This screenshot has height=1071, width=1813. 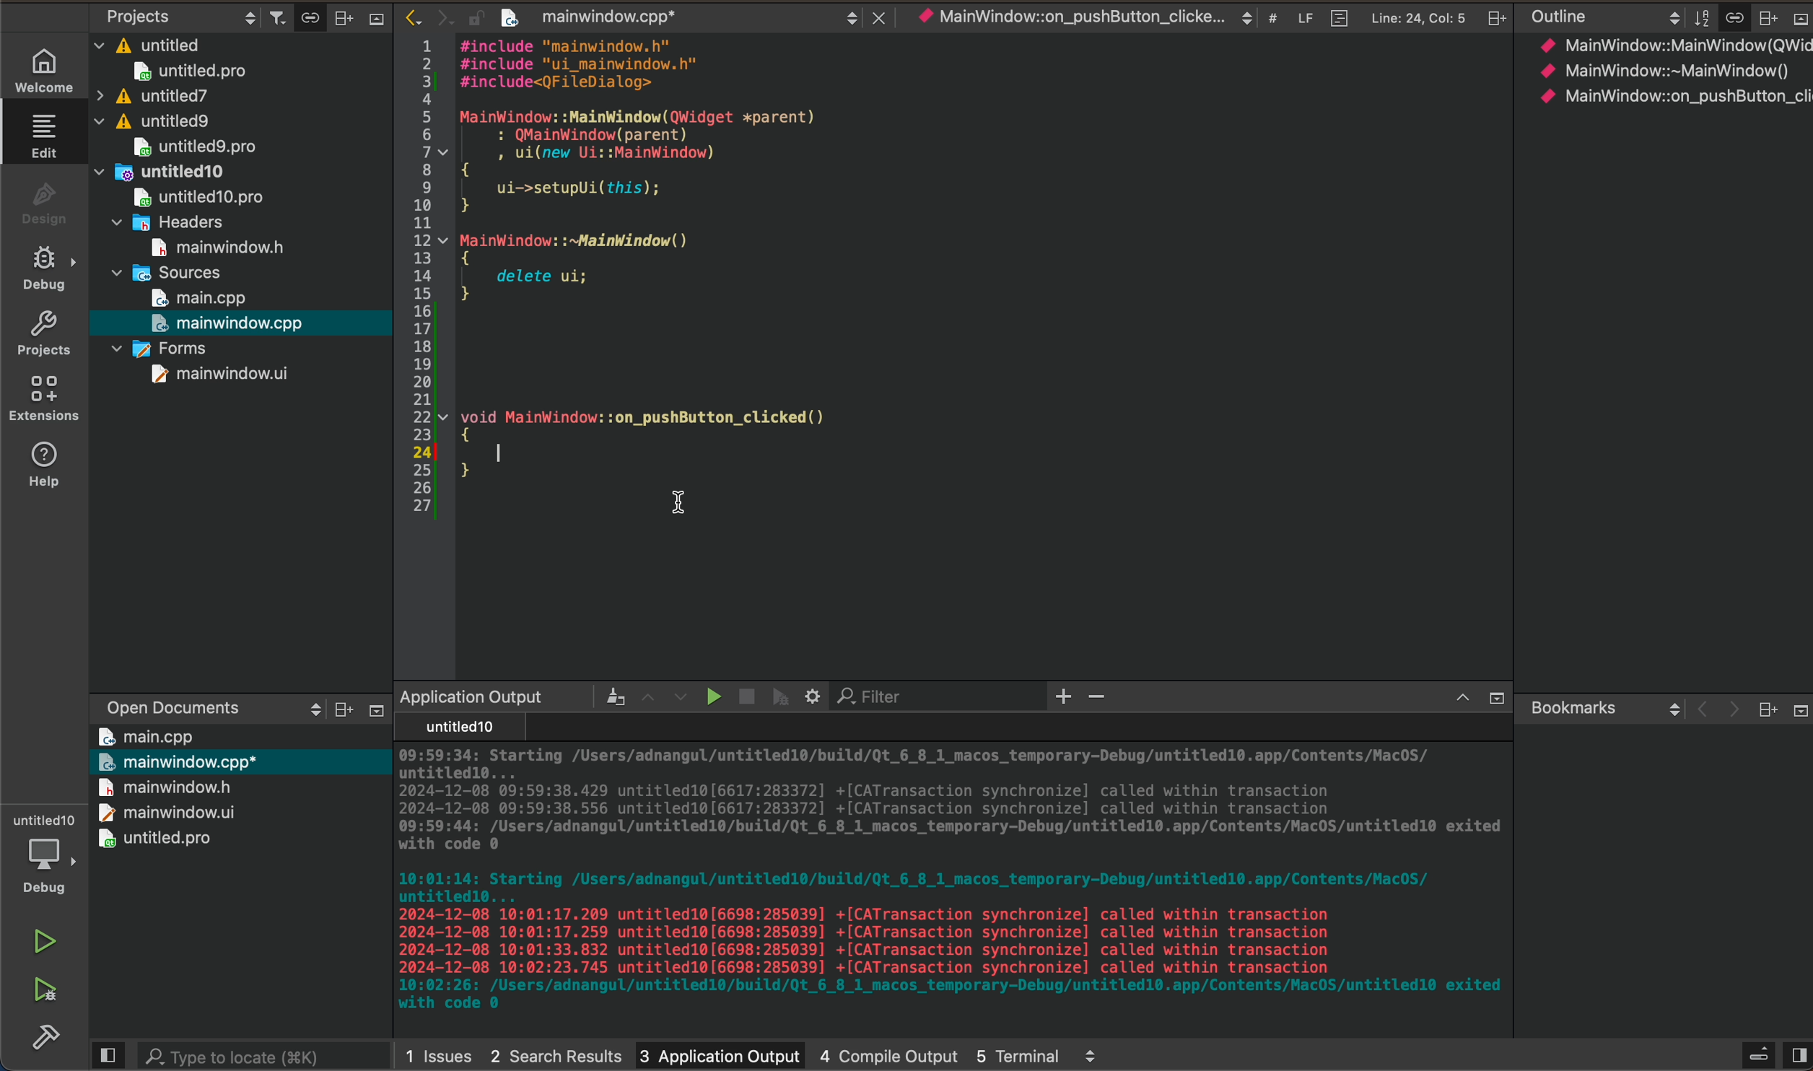 I want to click on untitled7, so click(x=152, y=96).